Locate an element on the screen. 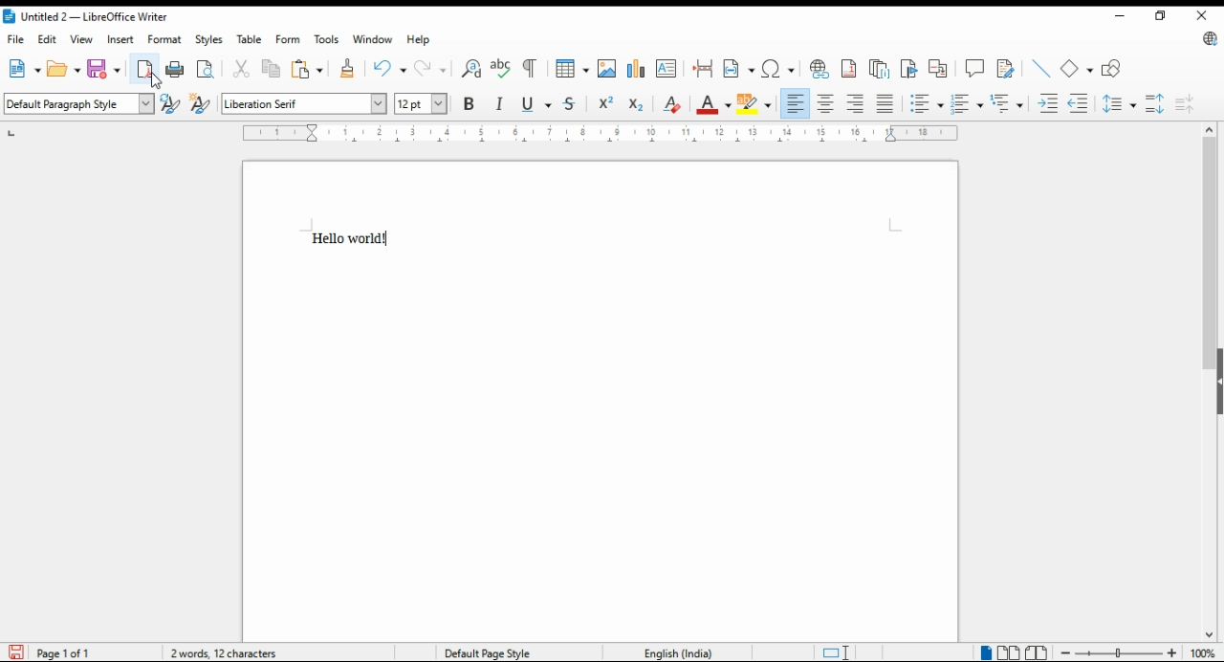 The image size is (1224, 662). insert special characters is located at coordinates (777, 69).